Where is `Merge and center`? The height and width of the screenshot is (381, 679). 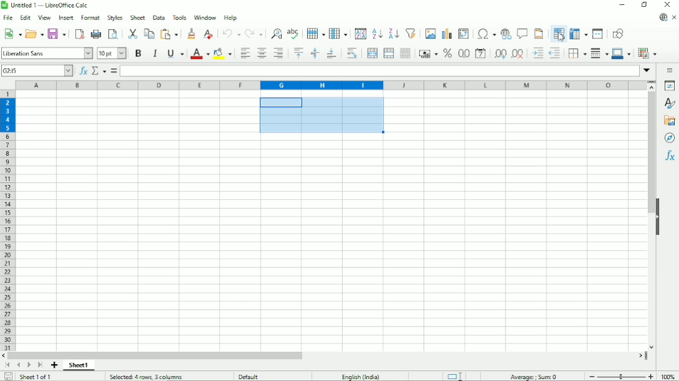
Merge and center is located at coordinates (372, 54).